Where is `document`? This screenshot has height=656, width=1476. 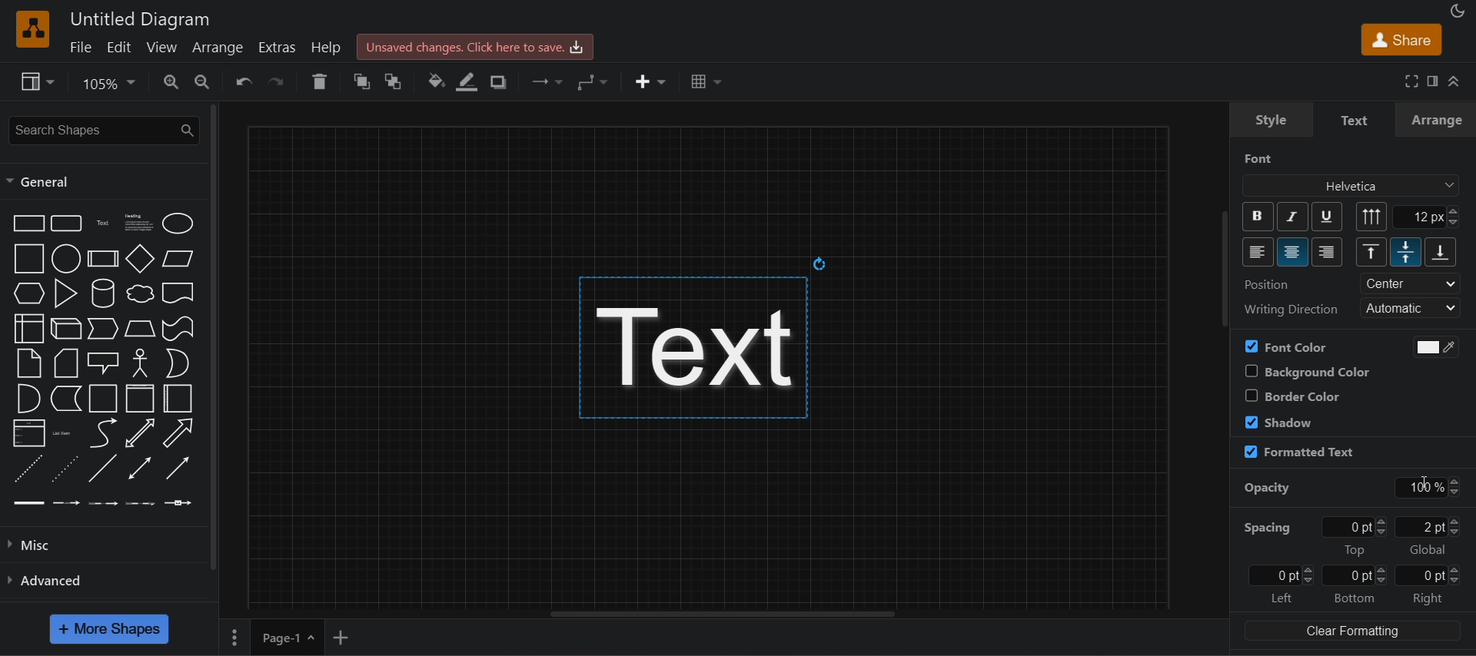
document is located at coordinates (178, 293).